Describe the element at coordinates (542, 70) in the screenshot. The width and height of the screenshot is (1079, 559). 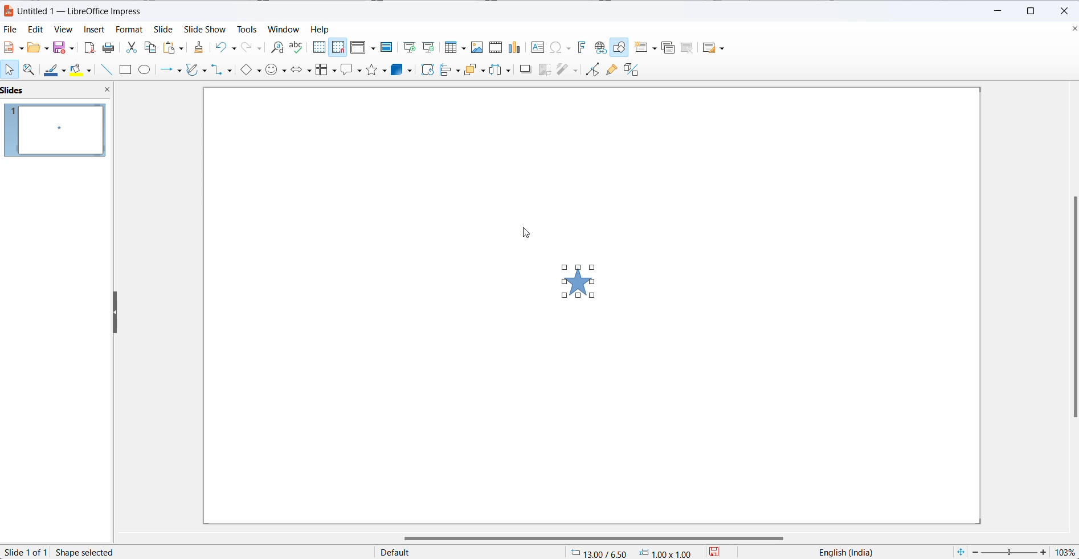
I see `crop image` at that location.